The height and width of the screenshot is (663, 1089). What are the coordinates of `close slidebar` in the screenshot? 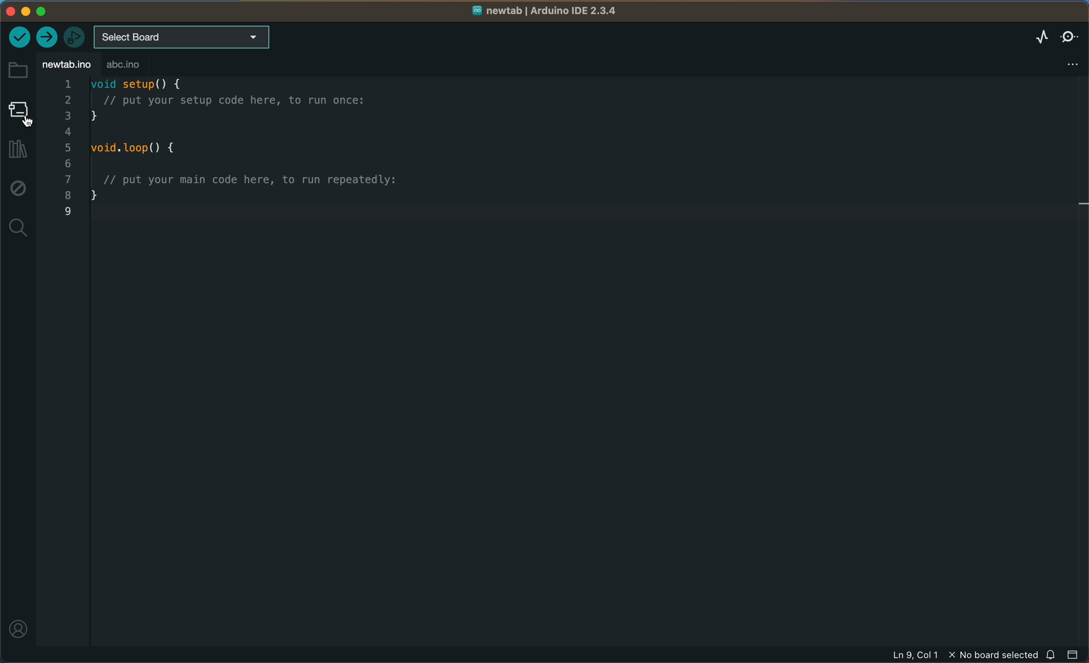 It's located at (1075, 655).